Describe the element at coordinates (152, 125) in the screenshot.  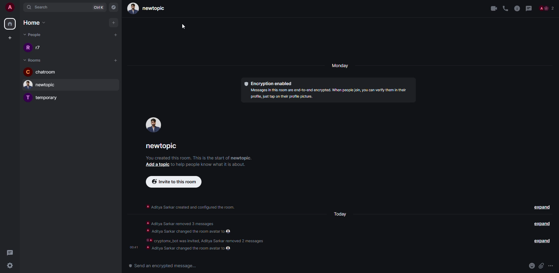
I see `profile` at that location.